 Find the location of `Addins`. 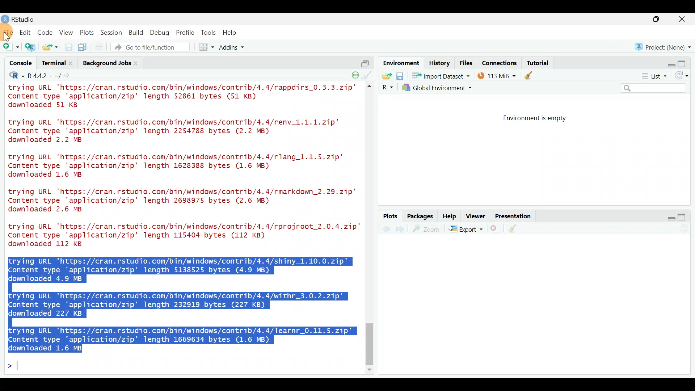

Addins is located at coordinates (232, 48).